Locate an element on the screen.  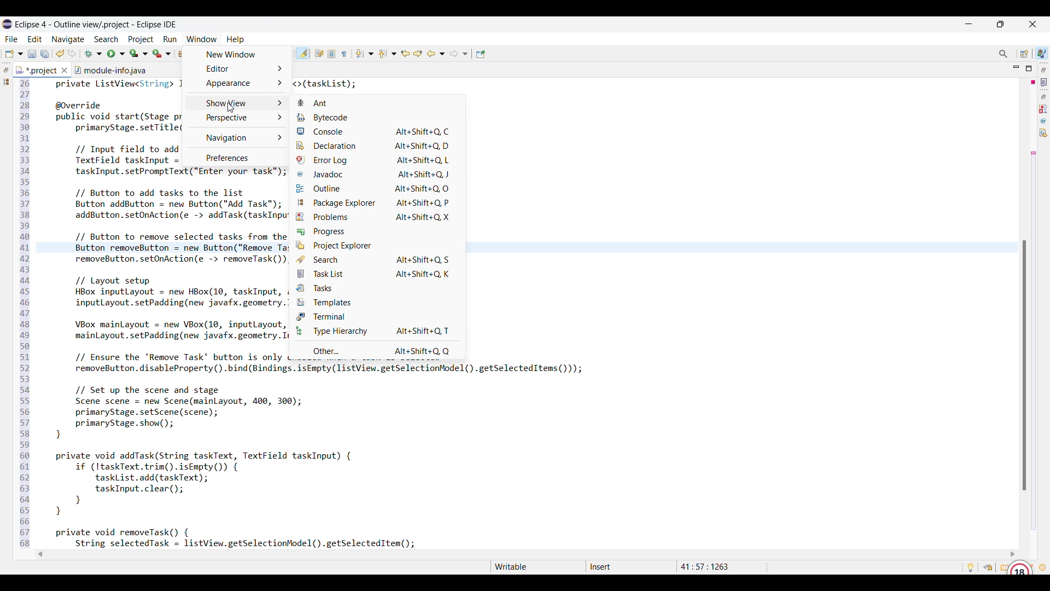
Other tab is located at coordinates (110, 69).